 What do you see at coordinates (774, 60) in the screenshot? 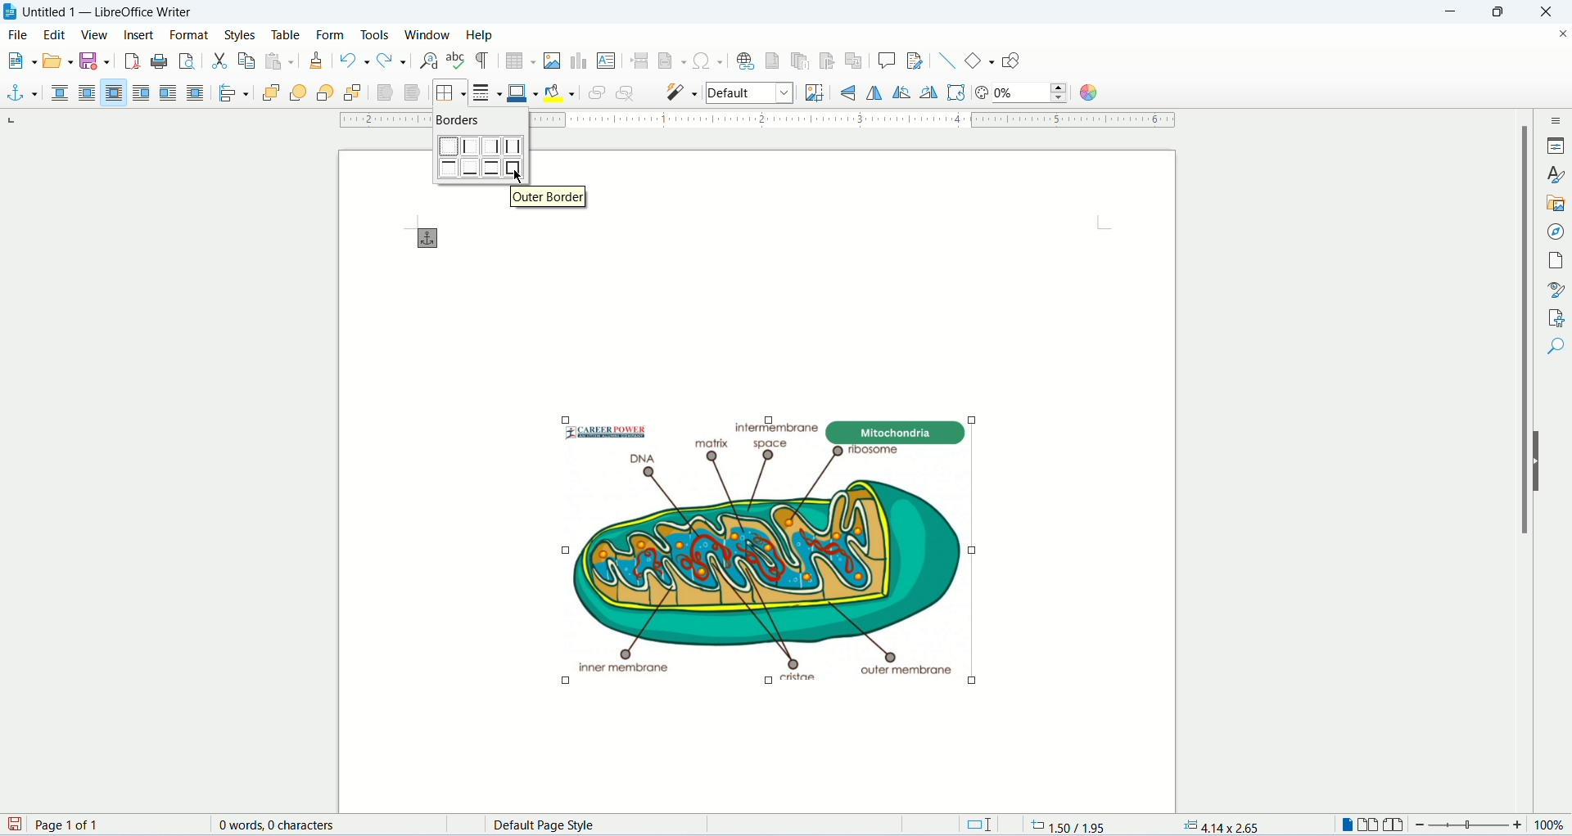
I see `insert footnote` at bounding box center [774, 60].